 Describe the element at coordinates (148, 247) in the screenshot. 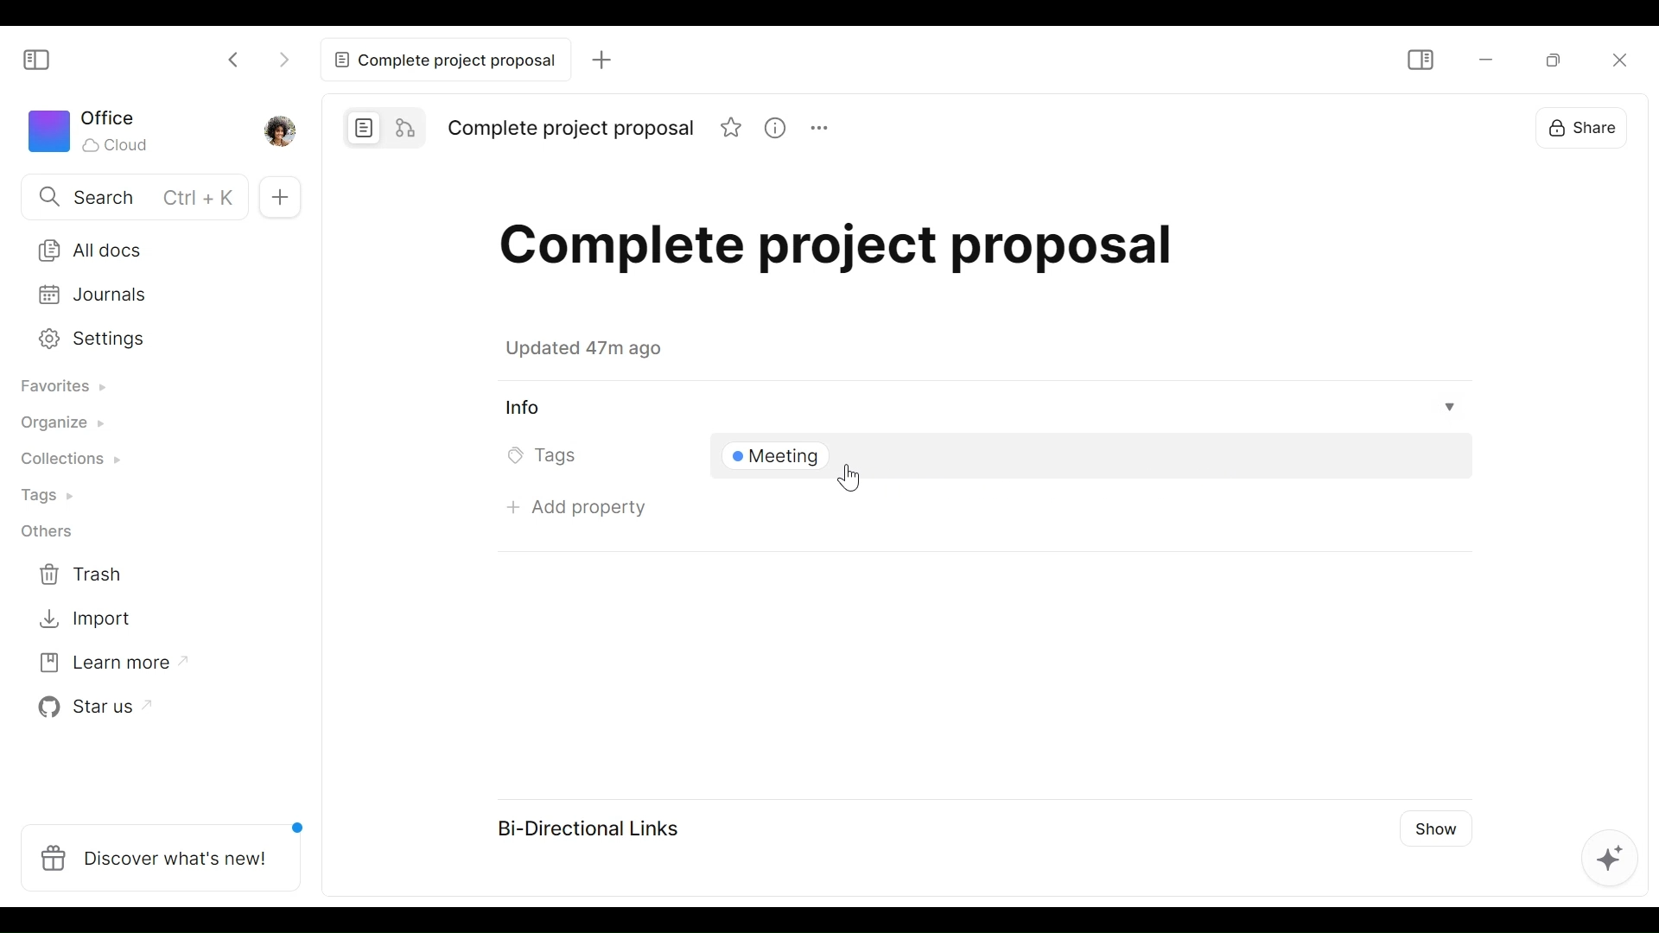

I see `All documents` at that location.